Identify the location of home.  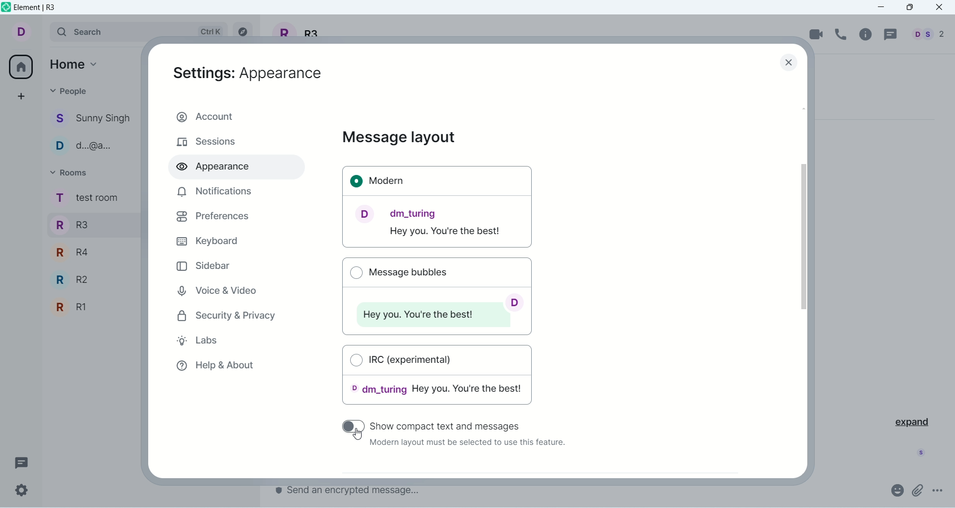
(77, 63).